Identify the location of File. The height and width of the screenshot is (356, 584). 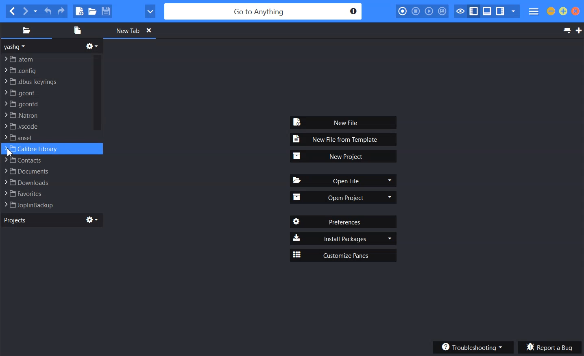
(44, 204).